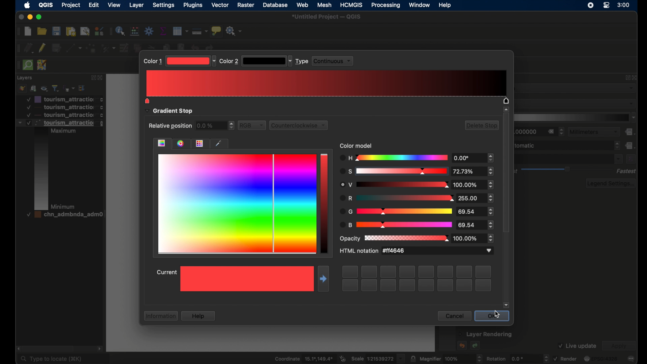  I want to click on web, so click(303, 4).